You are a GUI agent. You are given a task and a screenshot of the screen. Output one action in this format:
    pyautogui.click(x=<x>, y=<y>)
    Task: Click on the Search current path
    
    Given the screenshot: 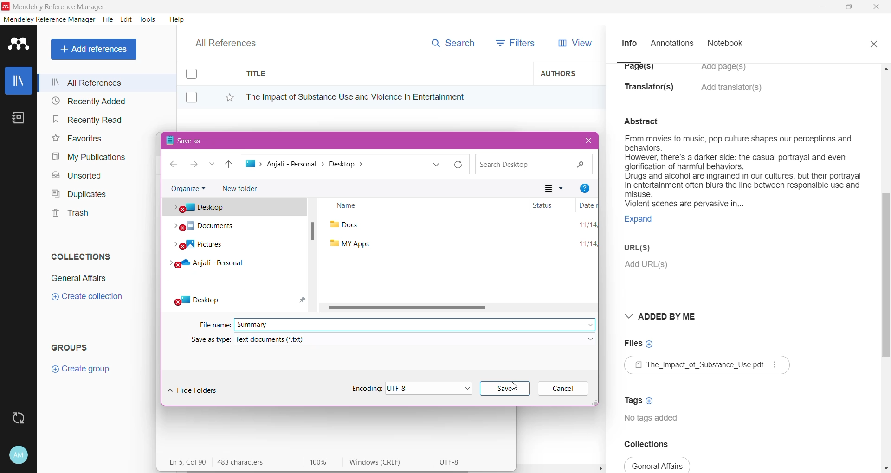 What is the action you would take?
    pyautogui.click(x=533, y=164)
    